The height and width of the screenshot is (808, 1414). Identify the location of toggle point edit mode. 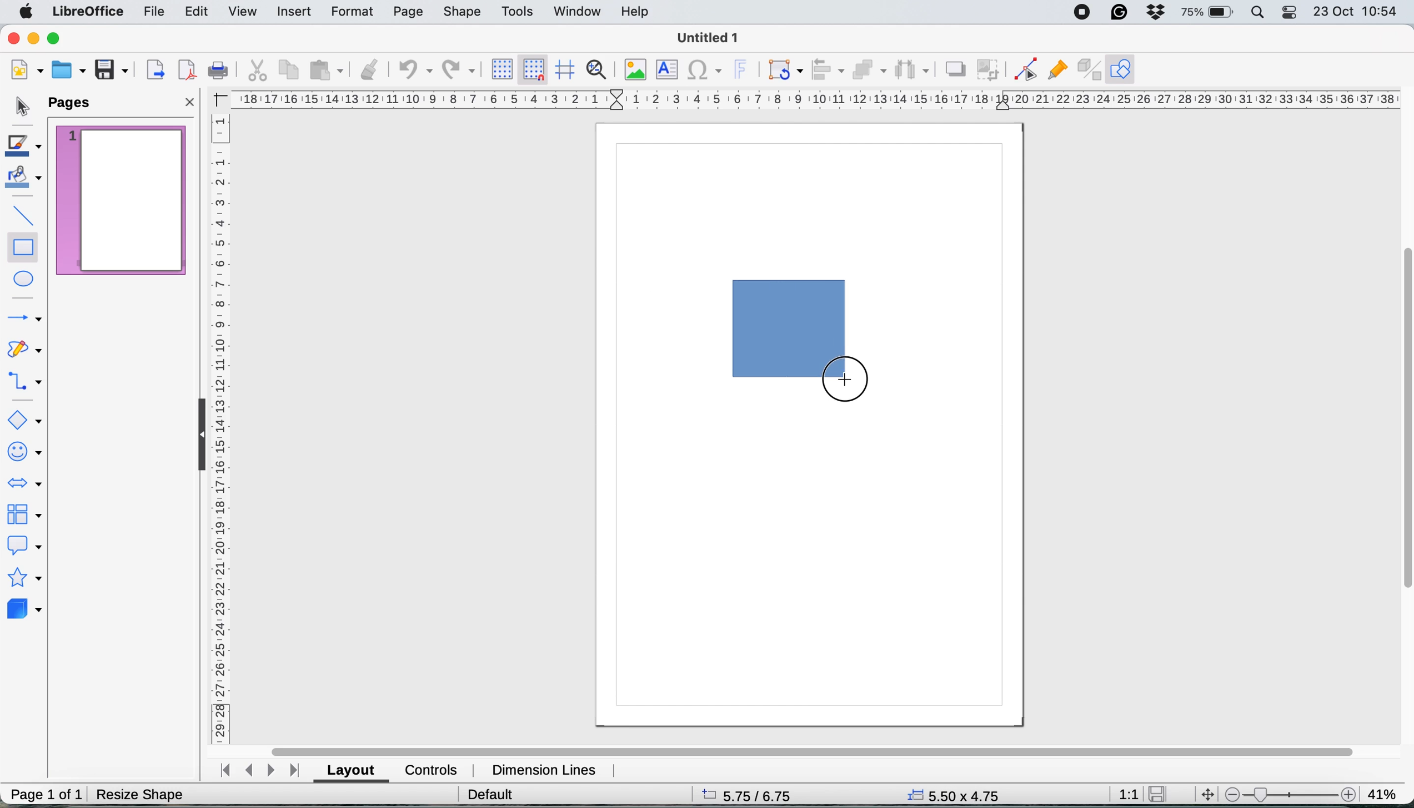
(1021, 71).